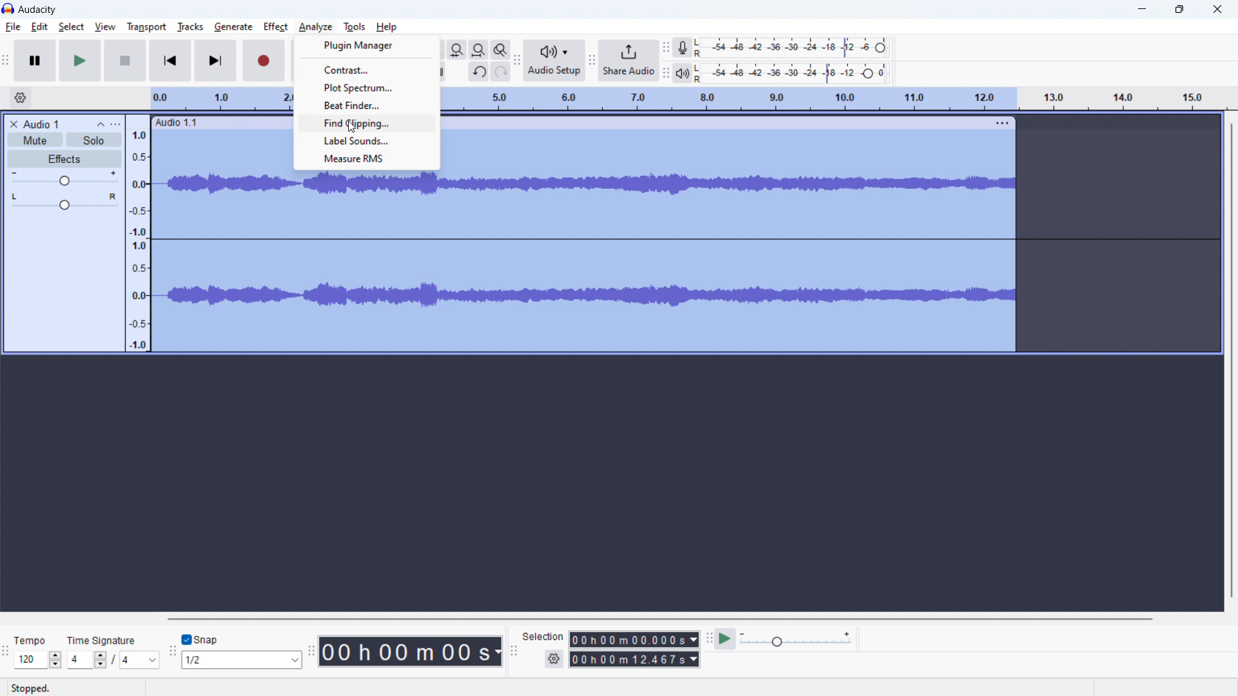 The image size is (1238, 696). I want to click on Time signature, so click(103, 641).